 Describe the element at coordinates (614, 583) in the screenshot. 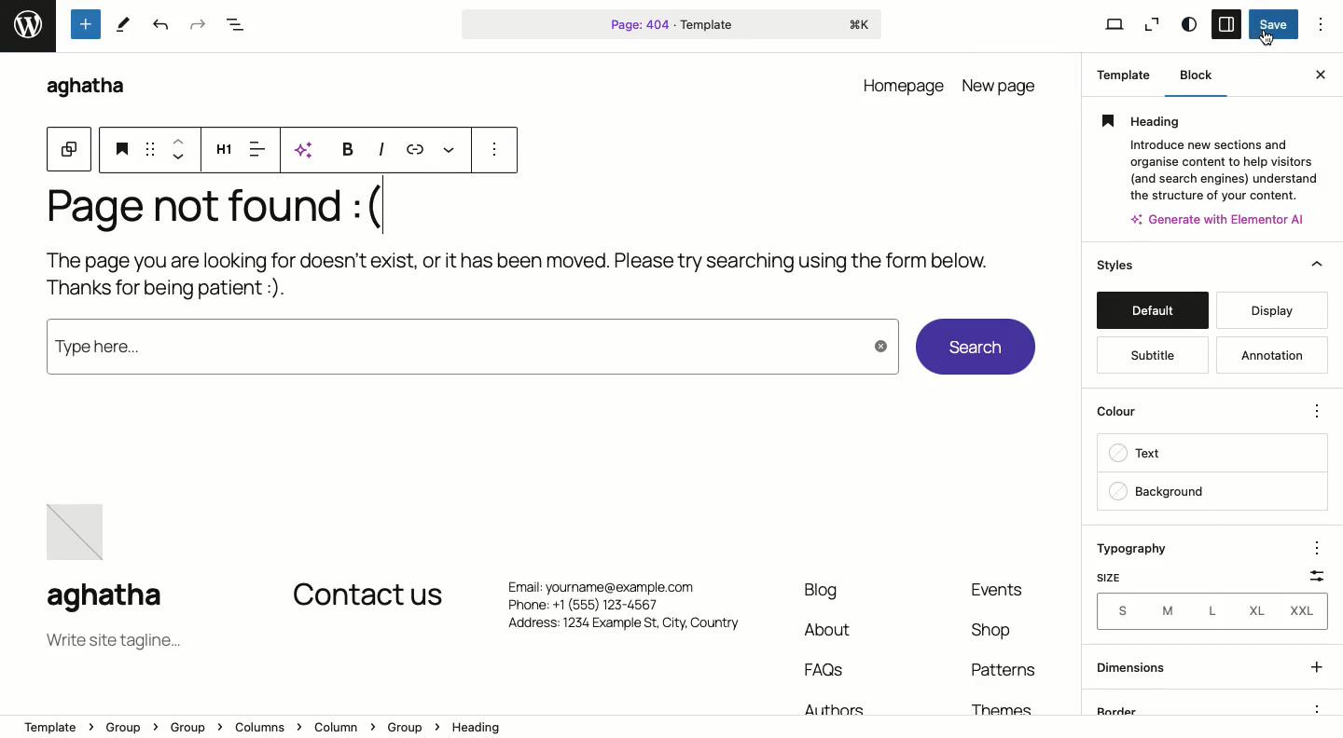

I see `Email: yourname@example.com` at that location.